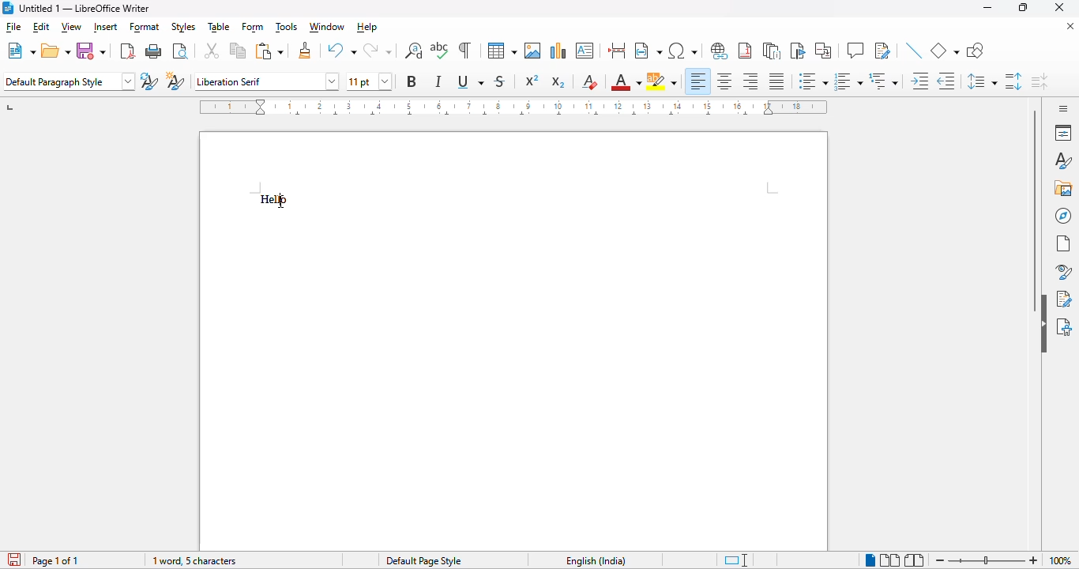 Image resolution: width=1079 pixels, height=569 pixels. I want to click on properties, so click(1063, 133).